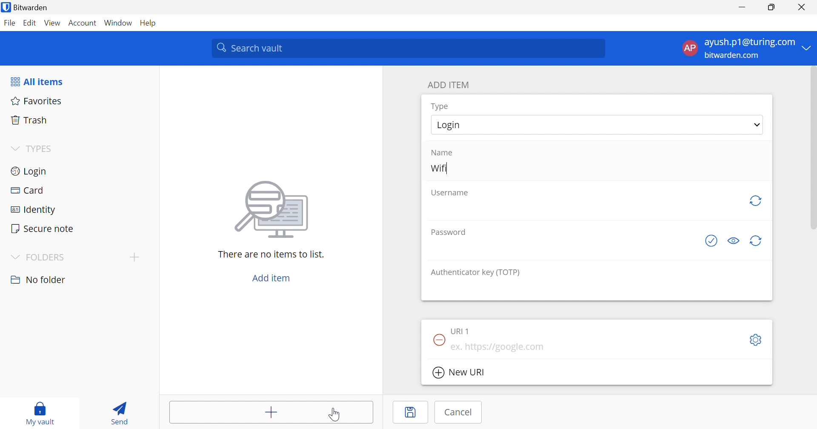 This screenshot has width=817, height=429. I want to click on Authenticator key (TOTP), so click(475, 272).